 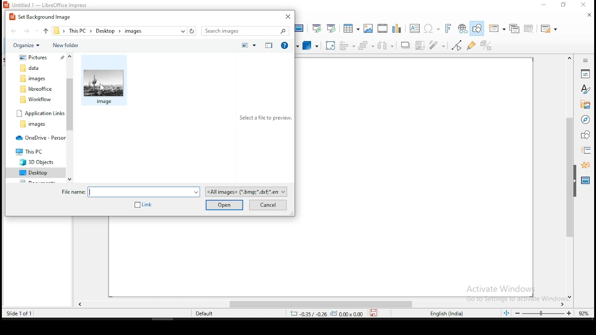 What do you see at coordinates (586, 165) in the screenshot?
I see `animation` at bounding box center [586, 165].